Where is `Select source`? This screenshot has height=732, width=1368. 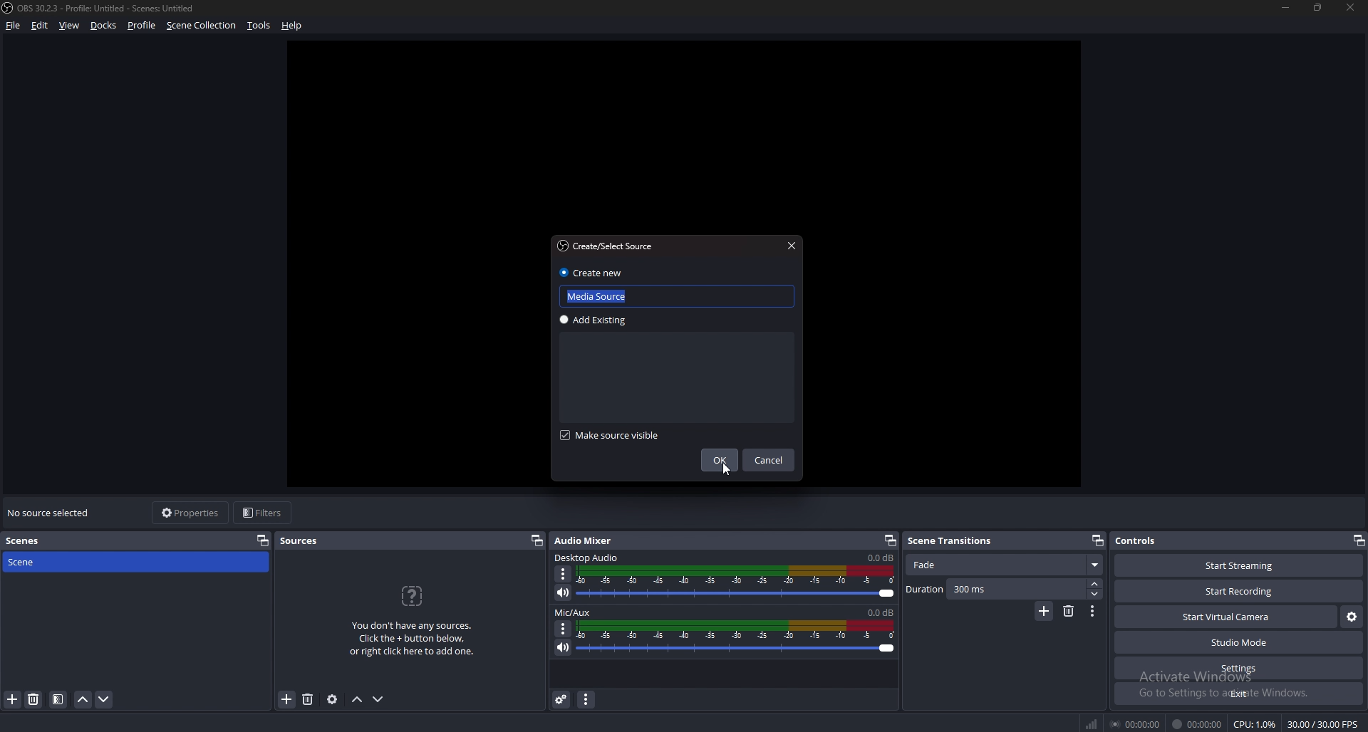
Select source is located at coordinates (604, 246).